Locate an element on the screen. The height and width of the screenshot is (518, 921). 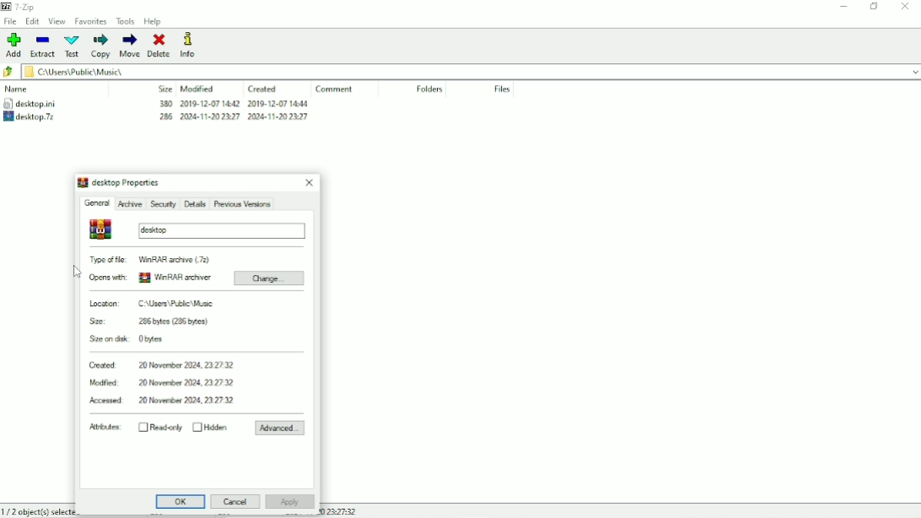
Apply is located at coordinates (289, 502).